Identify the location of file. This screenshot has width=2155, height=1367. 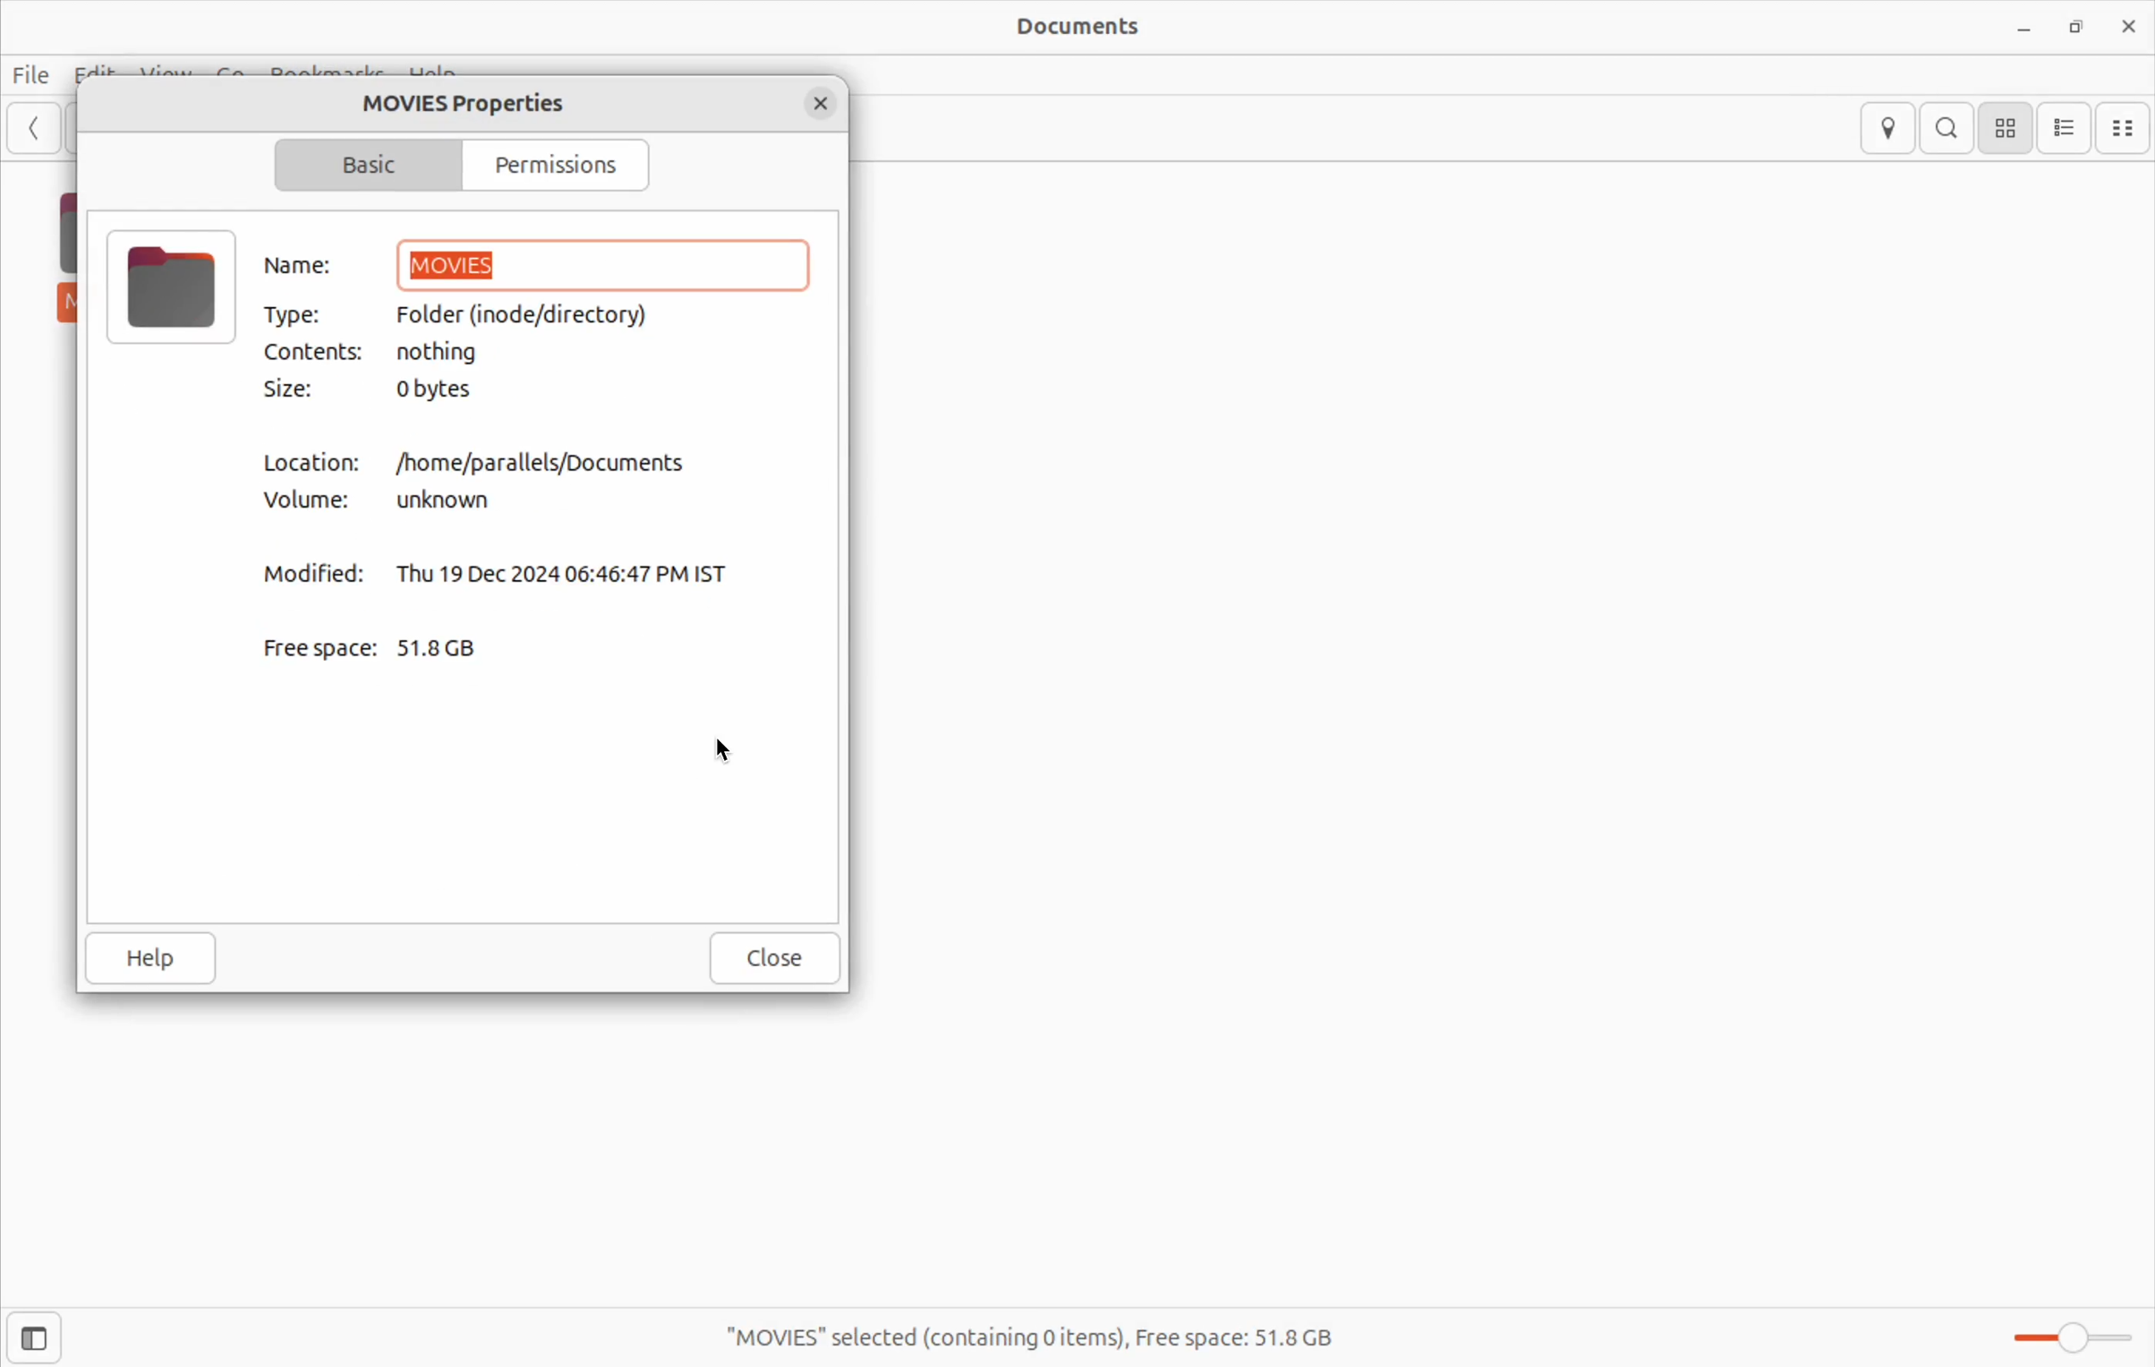
(172, 288).